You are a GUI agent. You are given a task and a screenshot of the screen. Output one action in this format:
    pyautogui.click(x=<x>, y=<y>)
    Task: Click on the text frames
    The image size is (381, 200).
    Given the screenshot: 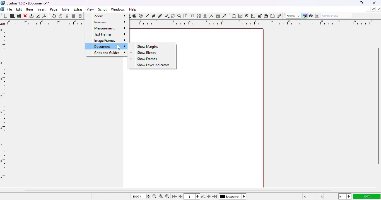 What is the action you would take?
    pyautogui.click(x=107, y=34)
    